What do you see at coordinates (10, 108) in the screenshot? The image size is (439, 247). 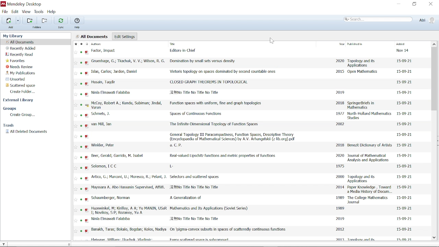 I see `Groups` at bounding box center [10, 108].